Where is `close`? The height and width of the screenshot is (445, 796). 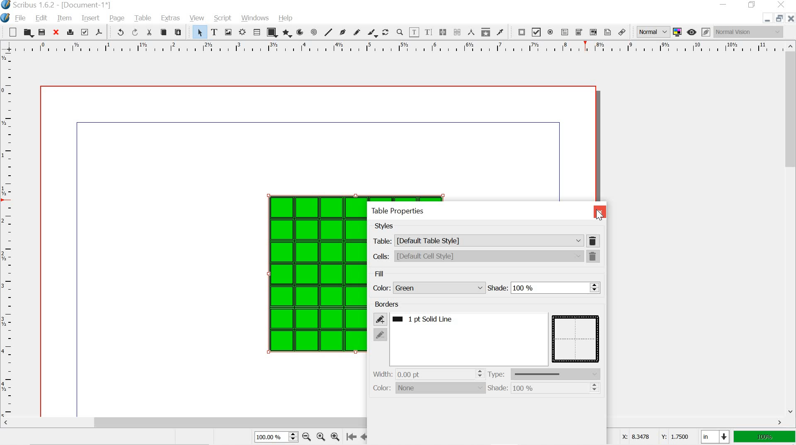 close is located at coordinates (57, 33).